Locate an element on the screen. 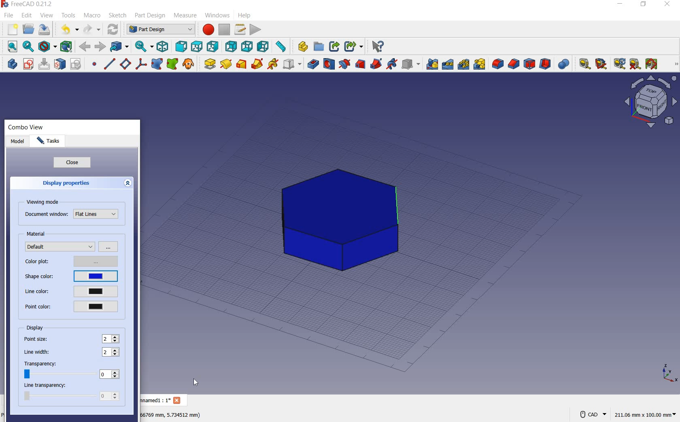 The width and height of the screenshot is (680, 422). stop macro recording is located at coordinates (224, 30).